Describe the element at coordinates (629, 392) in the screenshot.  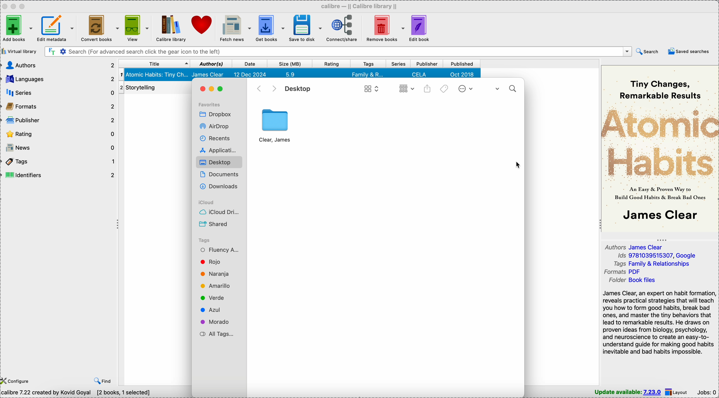
I see `update available: 7.23.0` at that location.